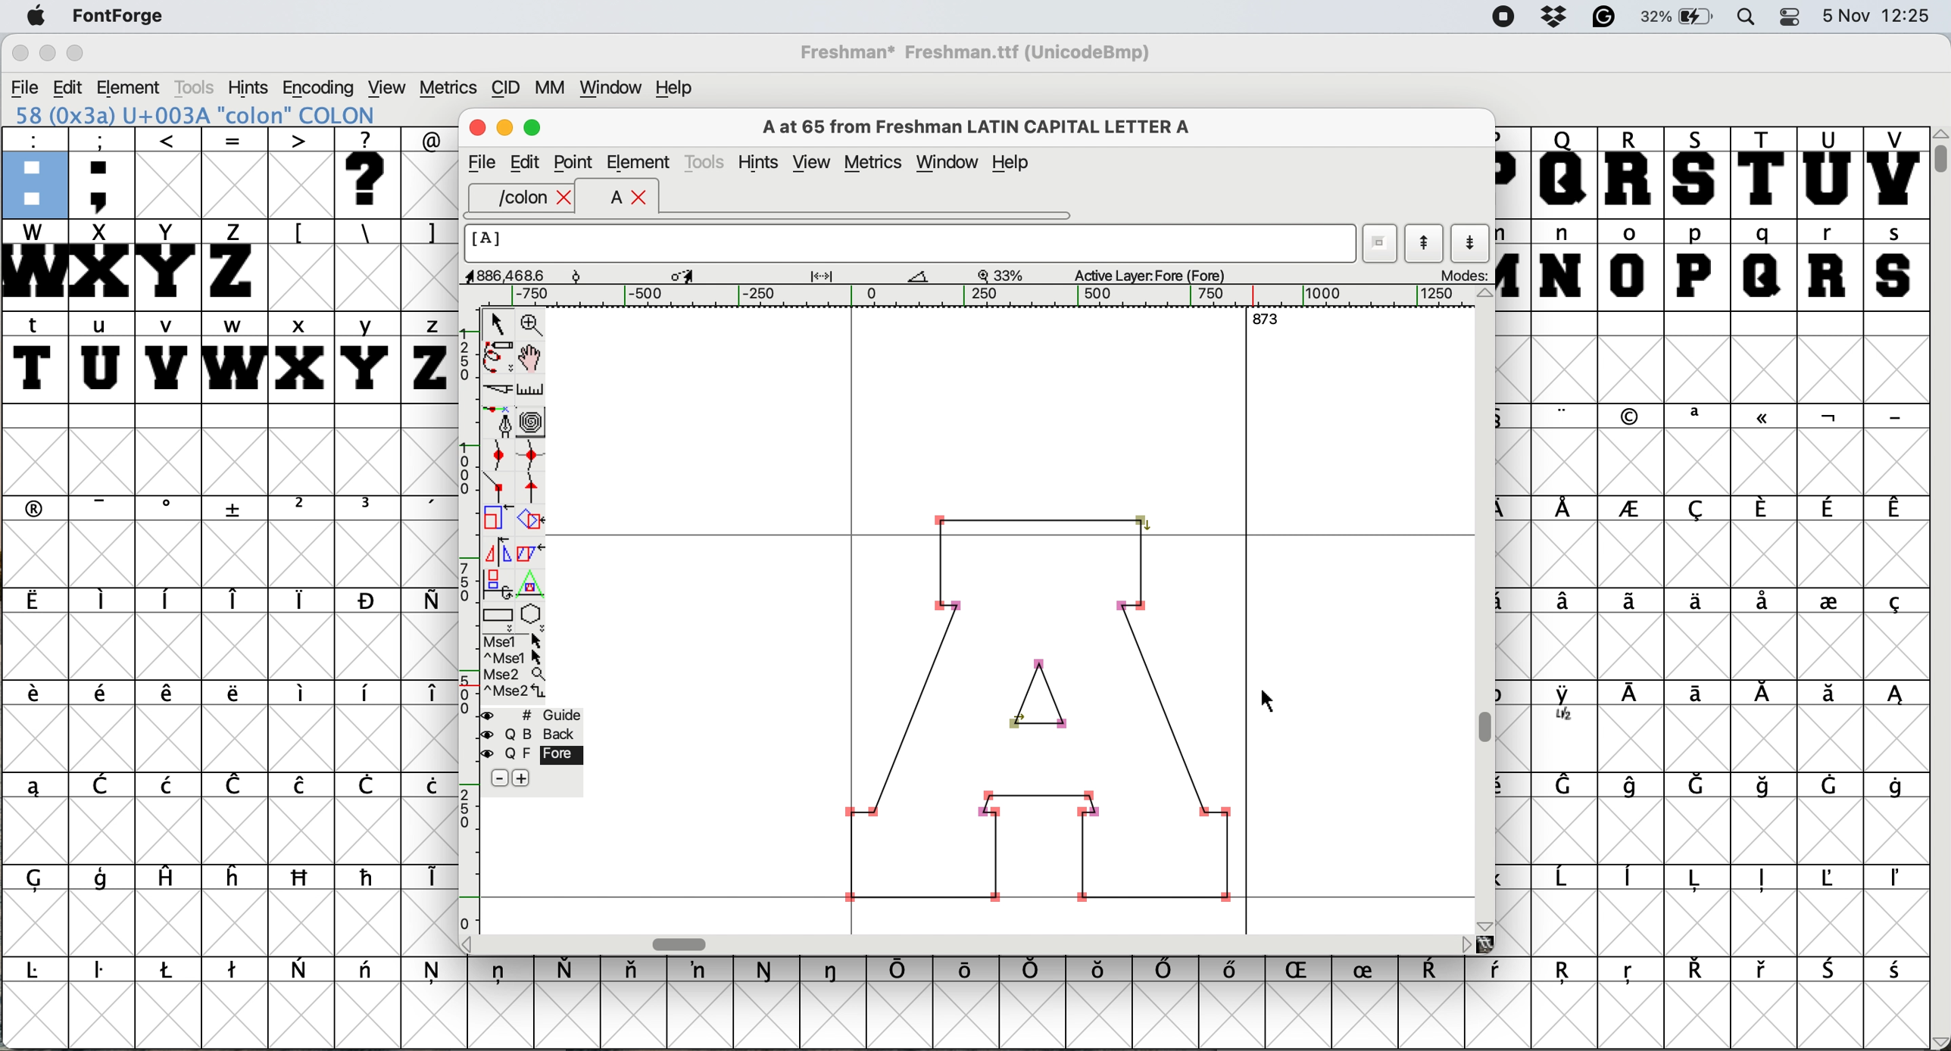 Image resolution: width=1951 pixels, height=1051 pixels. Describe the element at coordinates (1698, 173) in the screenshot. I see `S` at that location.